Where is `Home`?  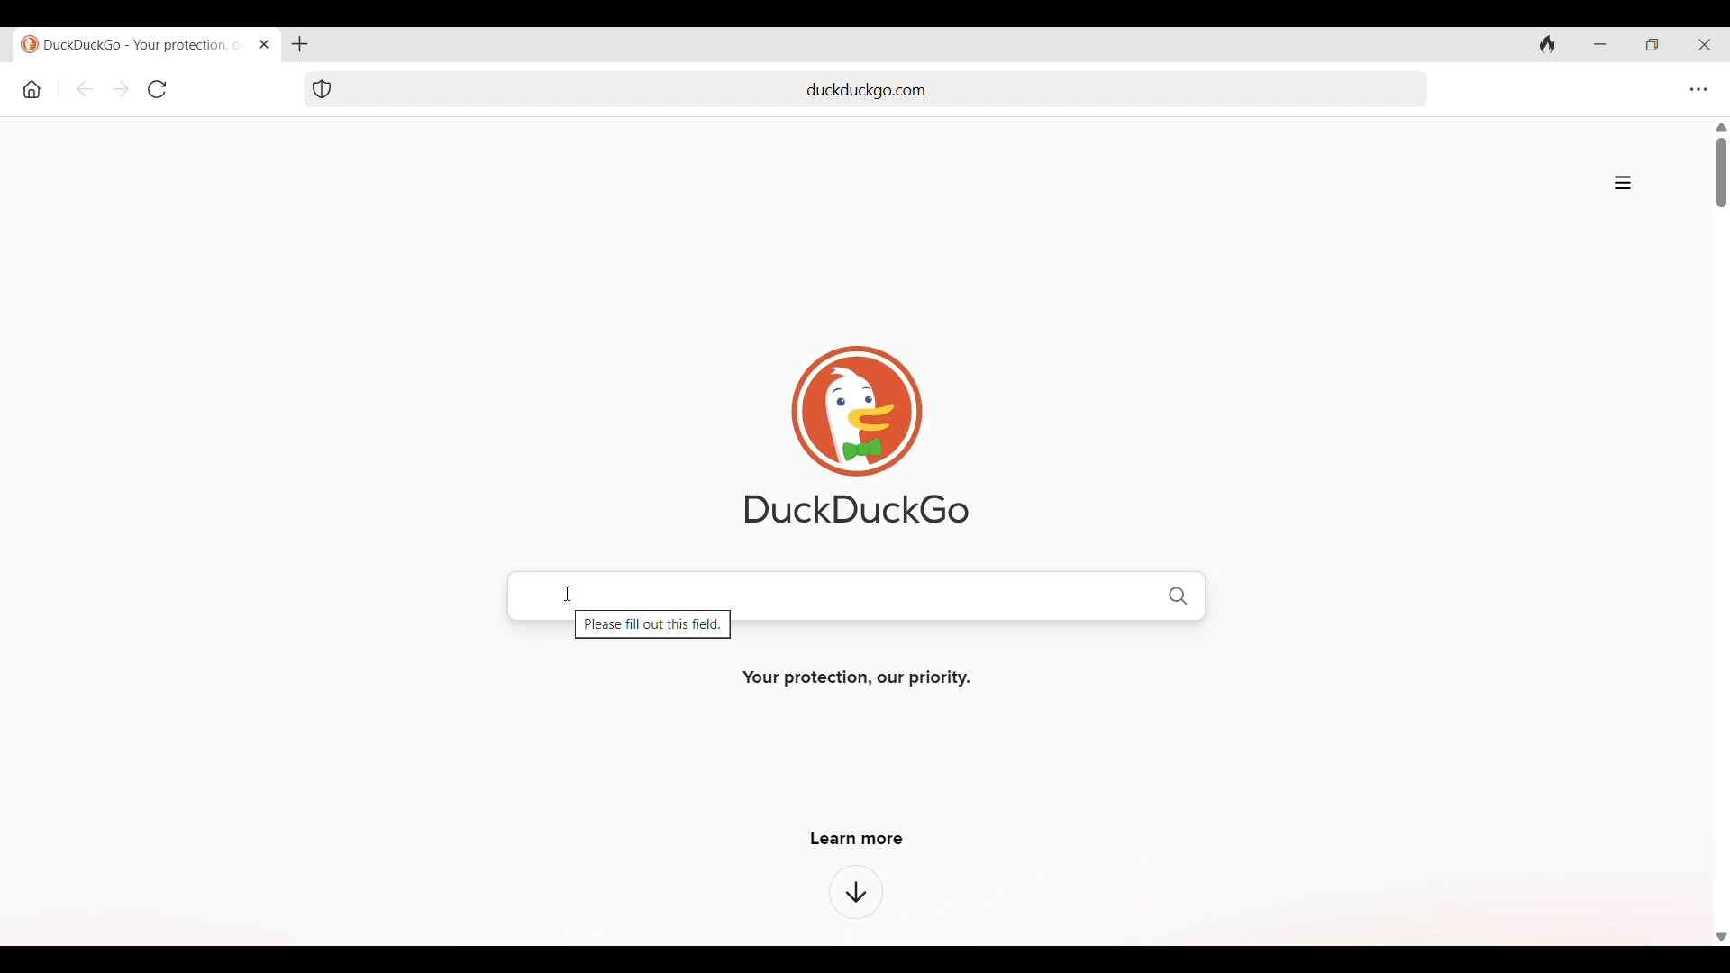
Home is located at coordinates (32, 90).